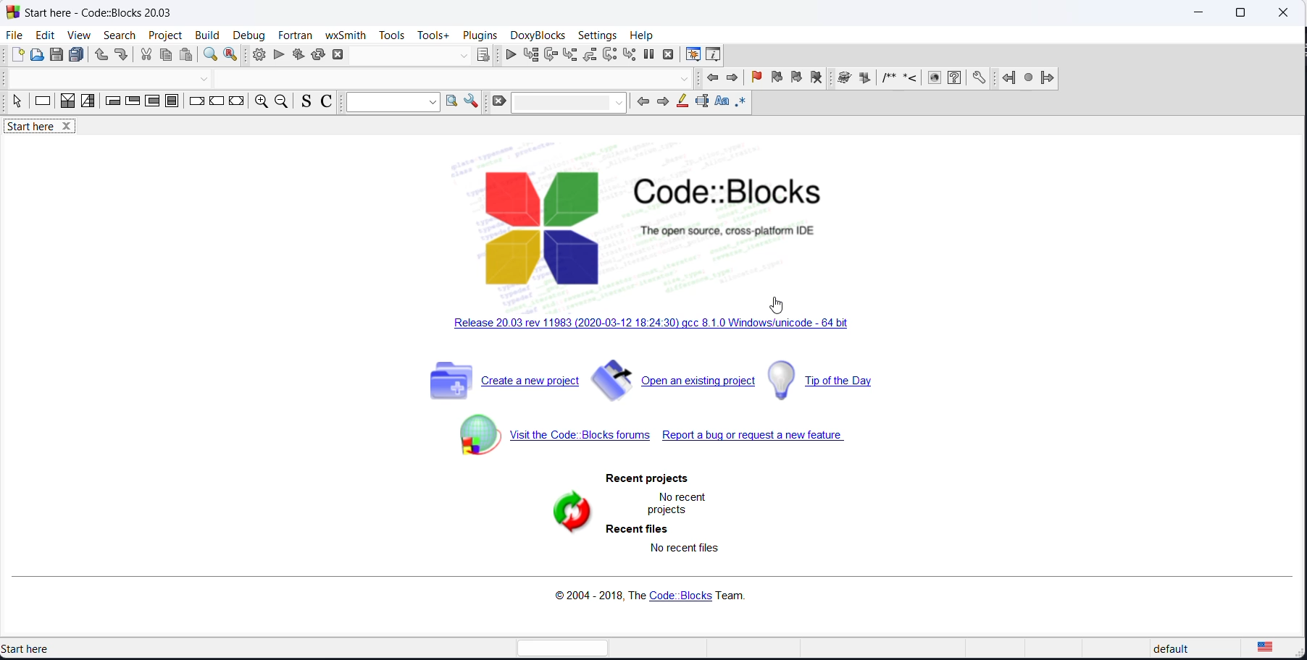 The width and height of the screenshot is (1307, 660). I want to click on selection, so click(88, 103).